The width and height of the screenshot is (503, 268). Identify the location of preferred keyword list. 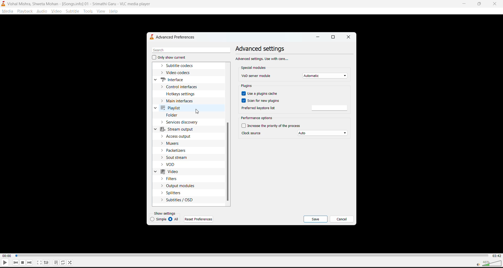
(331, 108).